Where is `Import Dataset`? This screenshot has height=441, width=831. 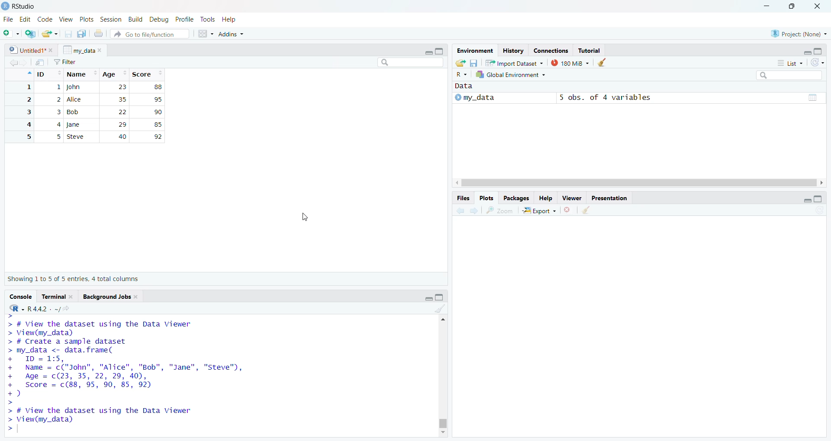 Import Dataset is located at coordinates (514, 63).